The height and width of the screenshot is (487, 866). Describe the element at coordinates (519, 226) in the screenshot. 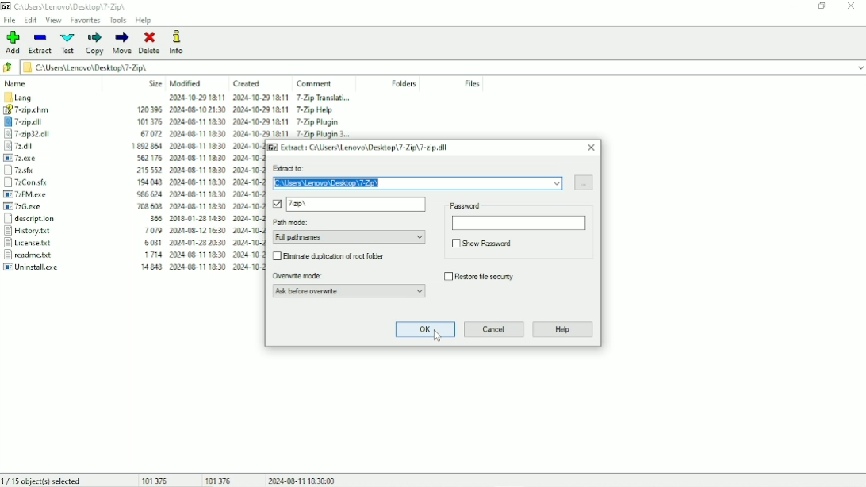

I see `Password` at that location.